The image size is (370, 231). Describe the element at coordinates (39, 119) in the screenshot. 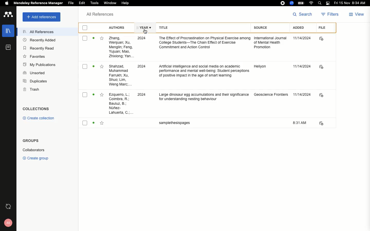

I see `Create collection` at that location.